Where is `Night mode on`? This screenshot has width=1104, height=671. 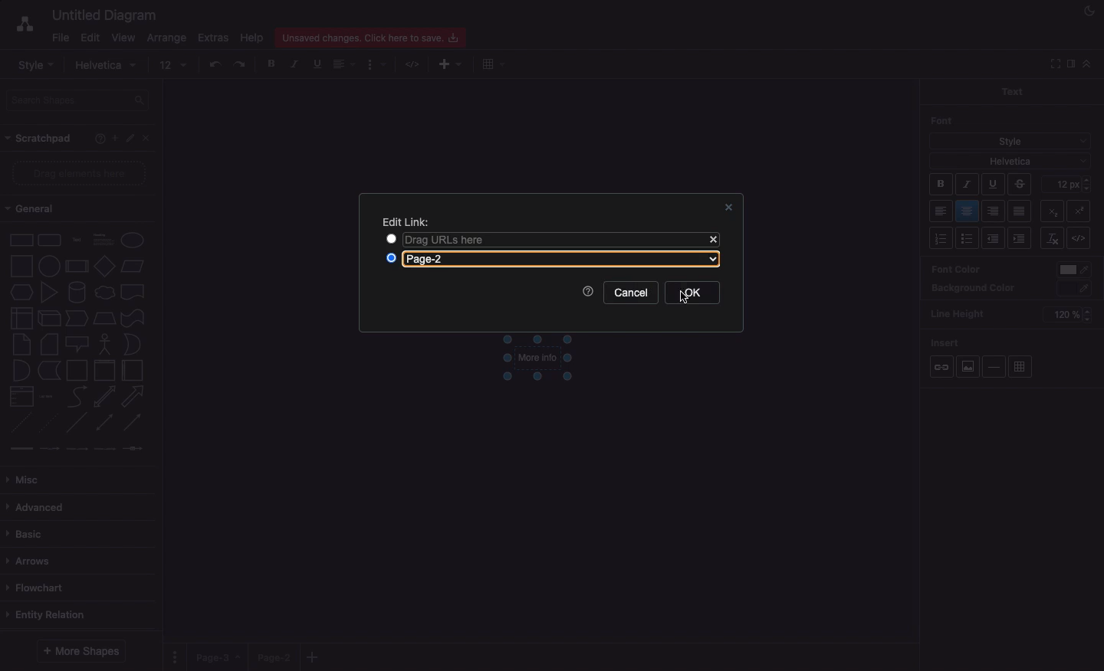
Night mode on is located at coordinates (1088, 11).